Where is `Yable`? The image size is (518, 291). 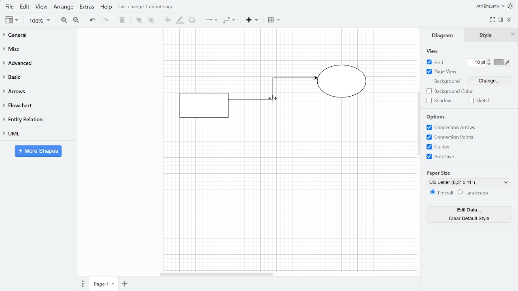 Yable is located at coordinates (274, 21).